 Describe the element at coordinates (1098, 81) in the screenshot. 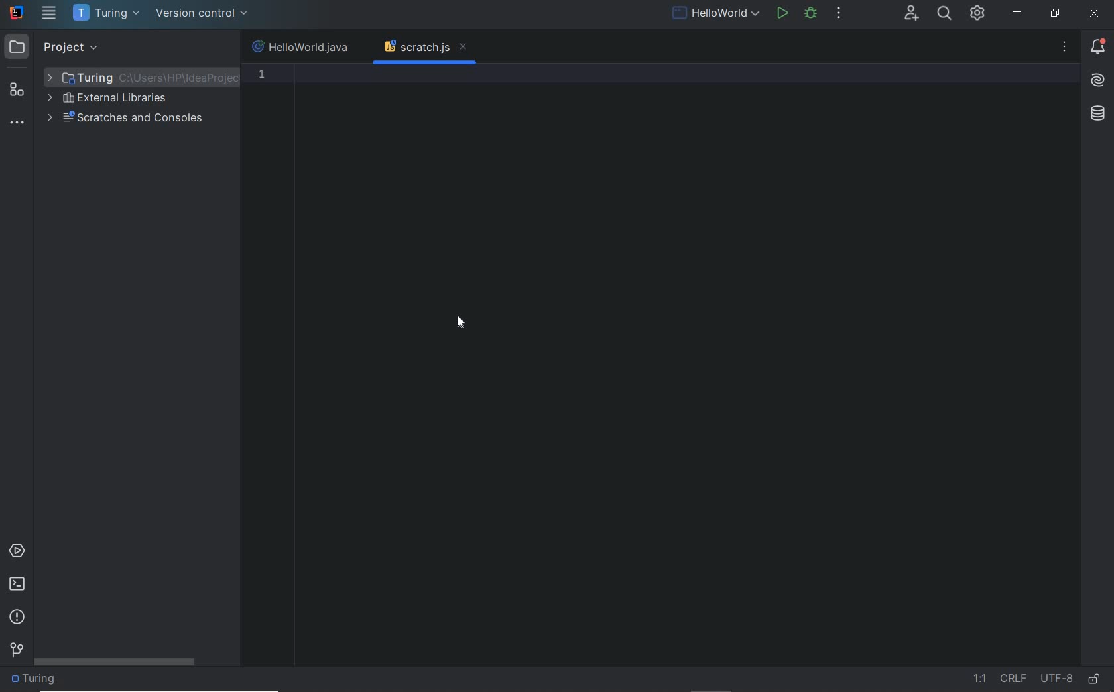

I see `AI Assistant` at that location.